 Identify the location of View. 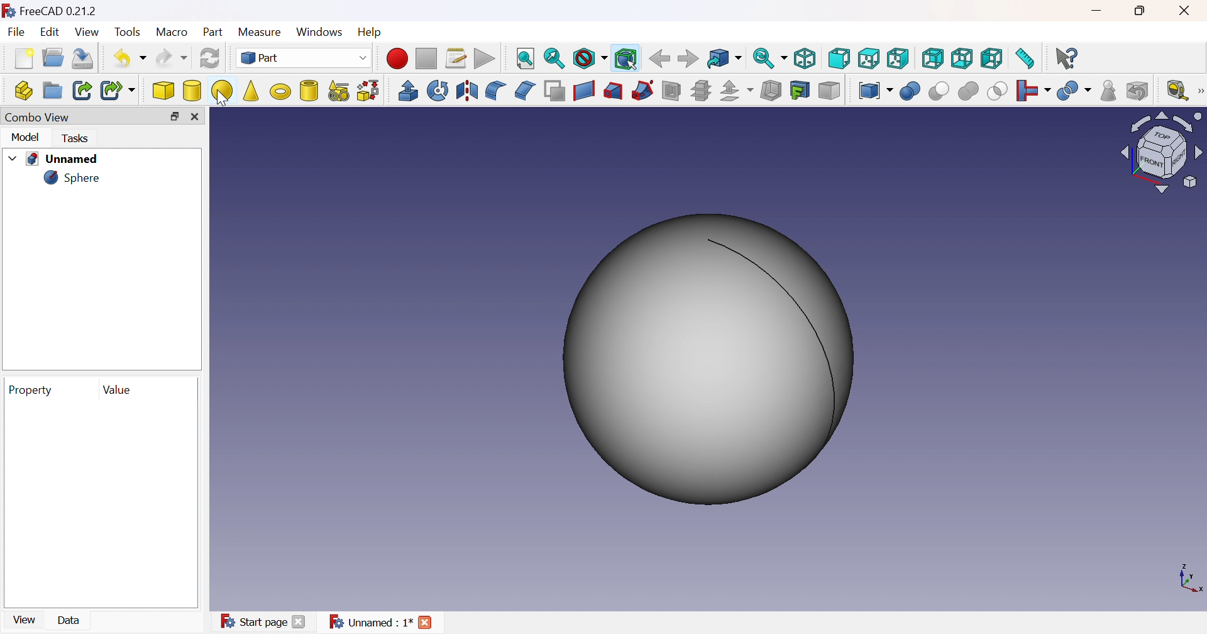
(26, 620).